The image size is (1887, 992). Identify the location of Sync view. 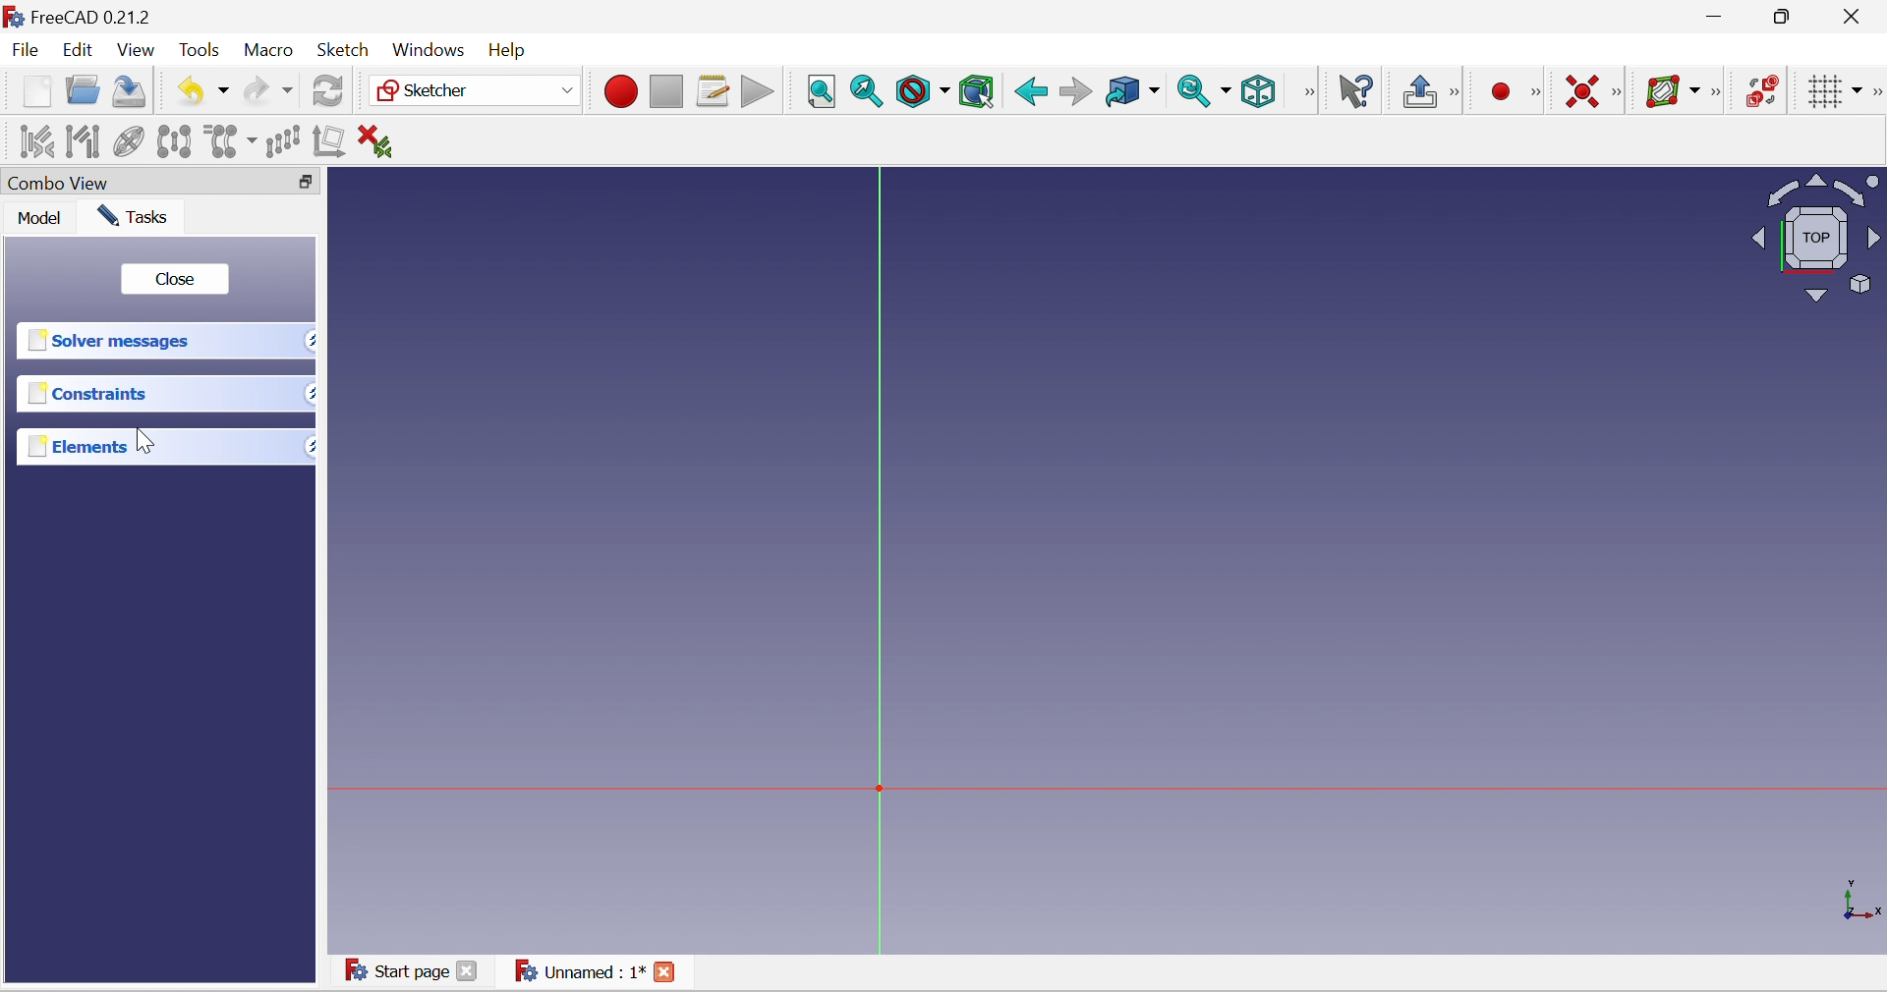
(1201, 92).